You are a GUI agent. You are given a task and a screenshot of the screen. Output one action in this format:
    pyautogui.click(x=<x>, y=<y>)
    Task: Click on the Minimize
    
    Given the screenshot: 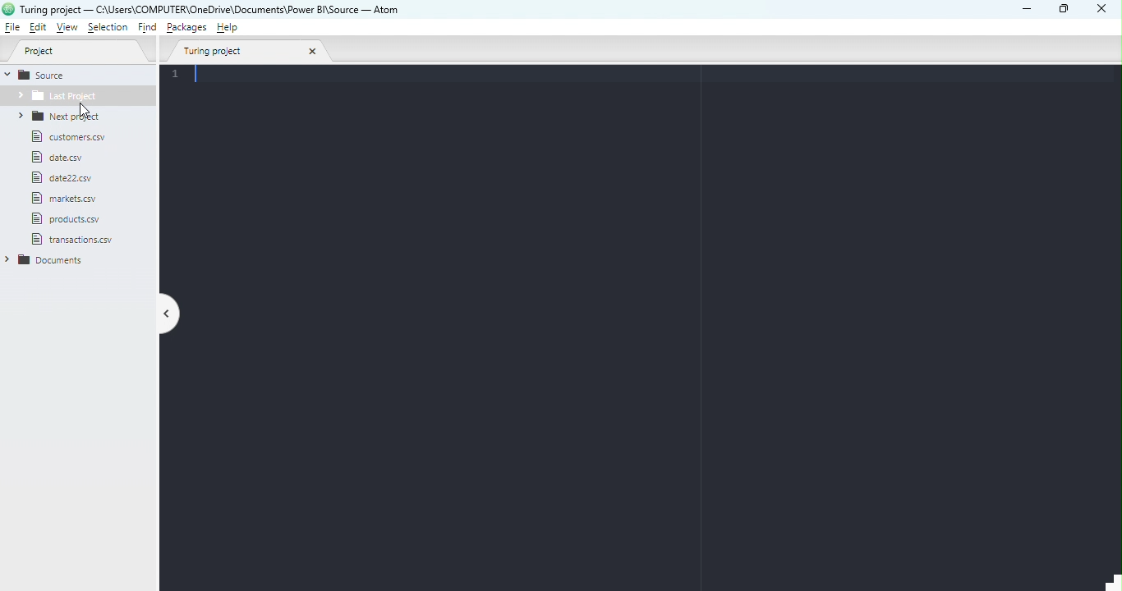 What is the action you would take?
    pyautogui.click(x=1028, y=10)
    